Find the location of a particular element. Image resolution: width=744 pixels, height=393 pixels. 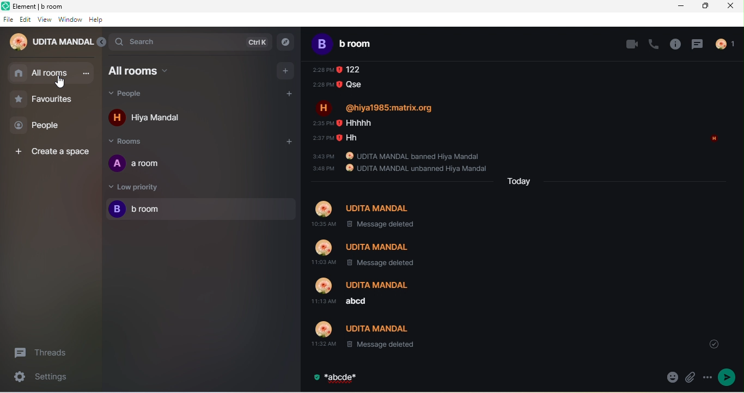

favourites is located at coordinates (51, 99).